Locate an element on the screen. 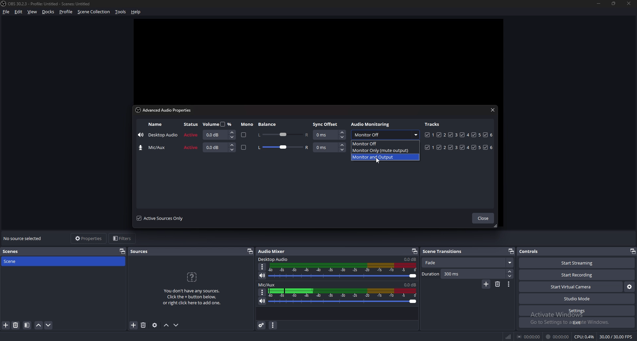  mono is located at coordinates (247, 124).